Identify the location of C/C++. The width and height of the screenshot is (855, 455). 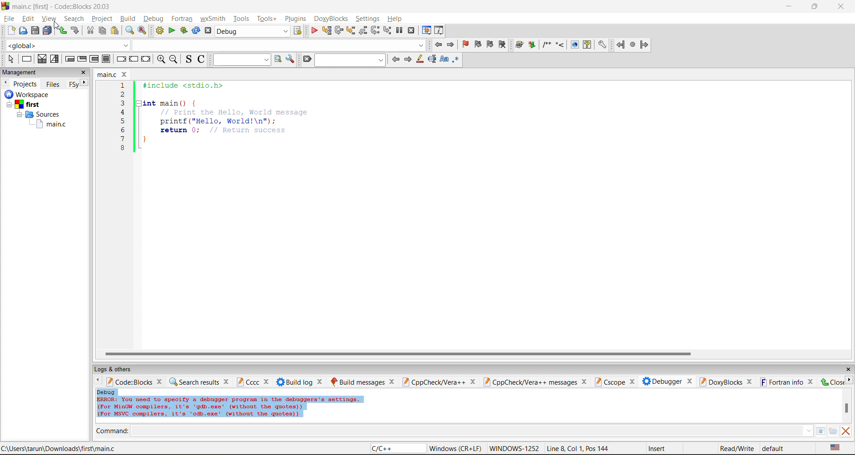
(387, 449).